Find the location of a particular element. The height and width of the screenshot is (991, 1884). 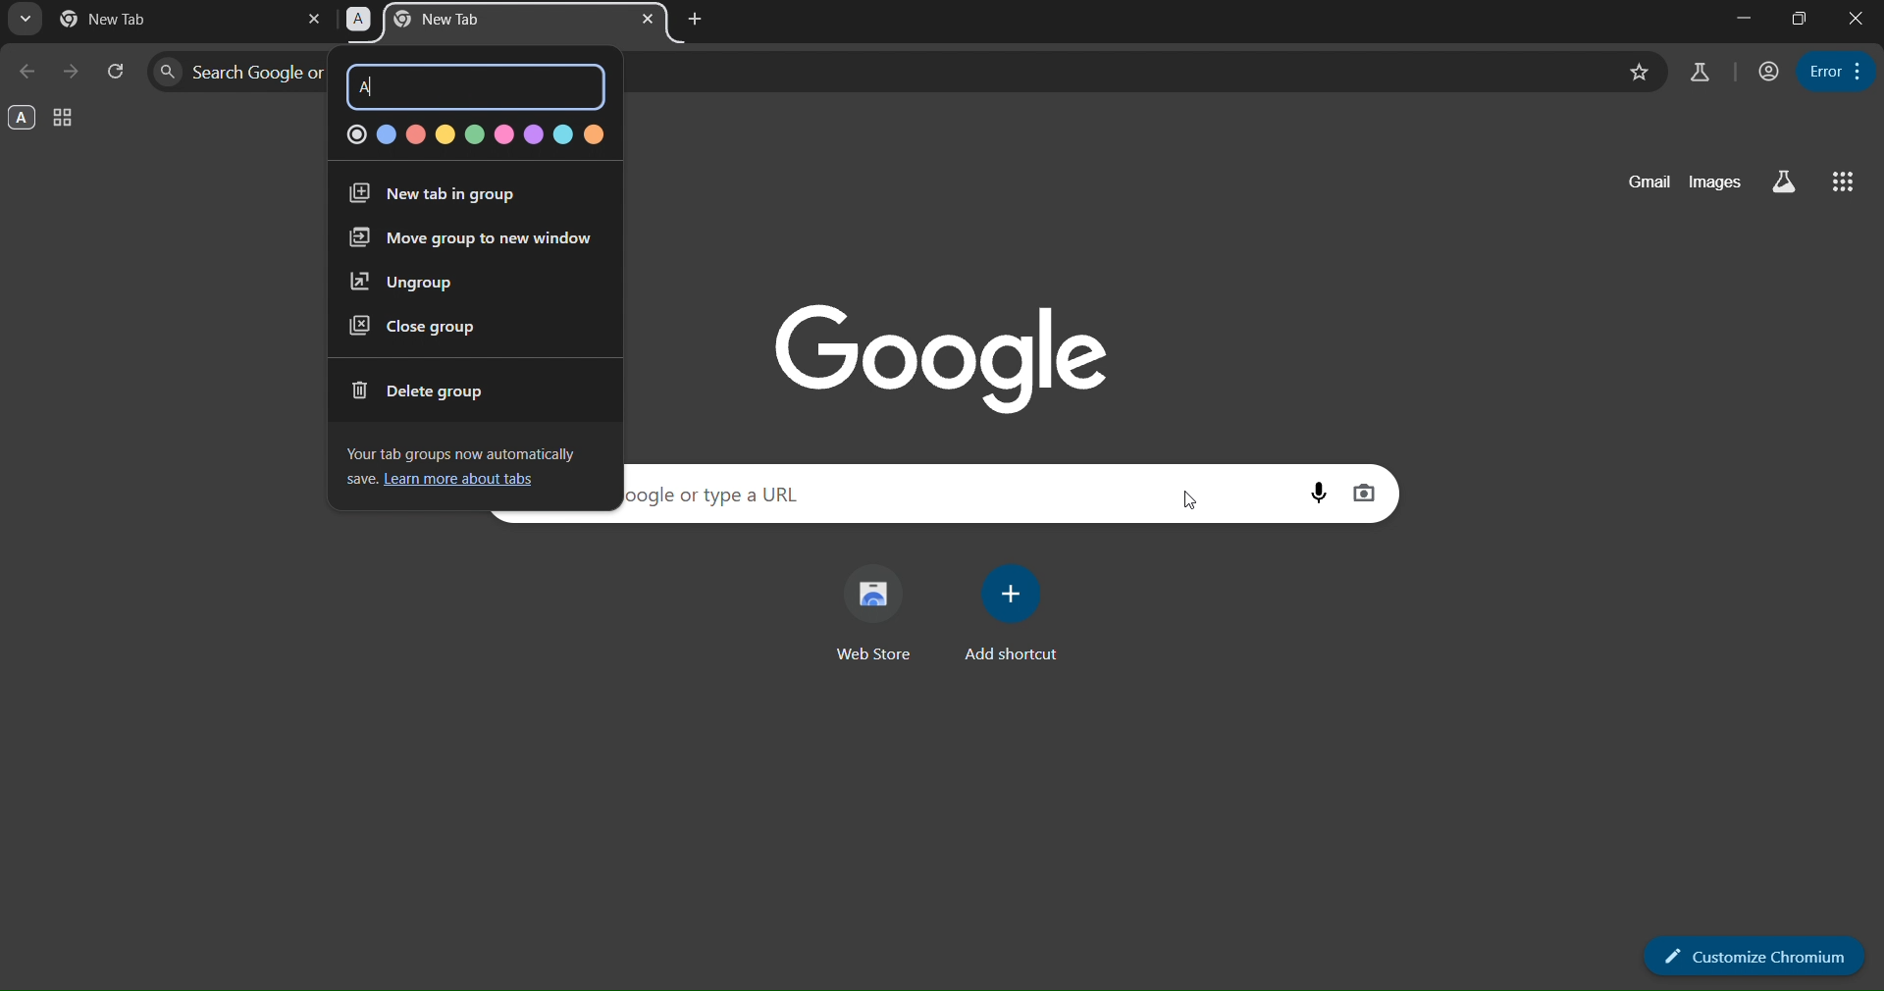

bookmark this page is located at coordinates (1639, 72).